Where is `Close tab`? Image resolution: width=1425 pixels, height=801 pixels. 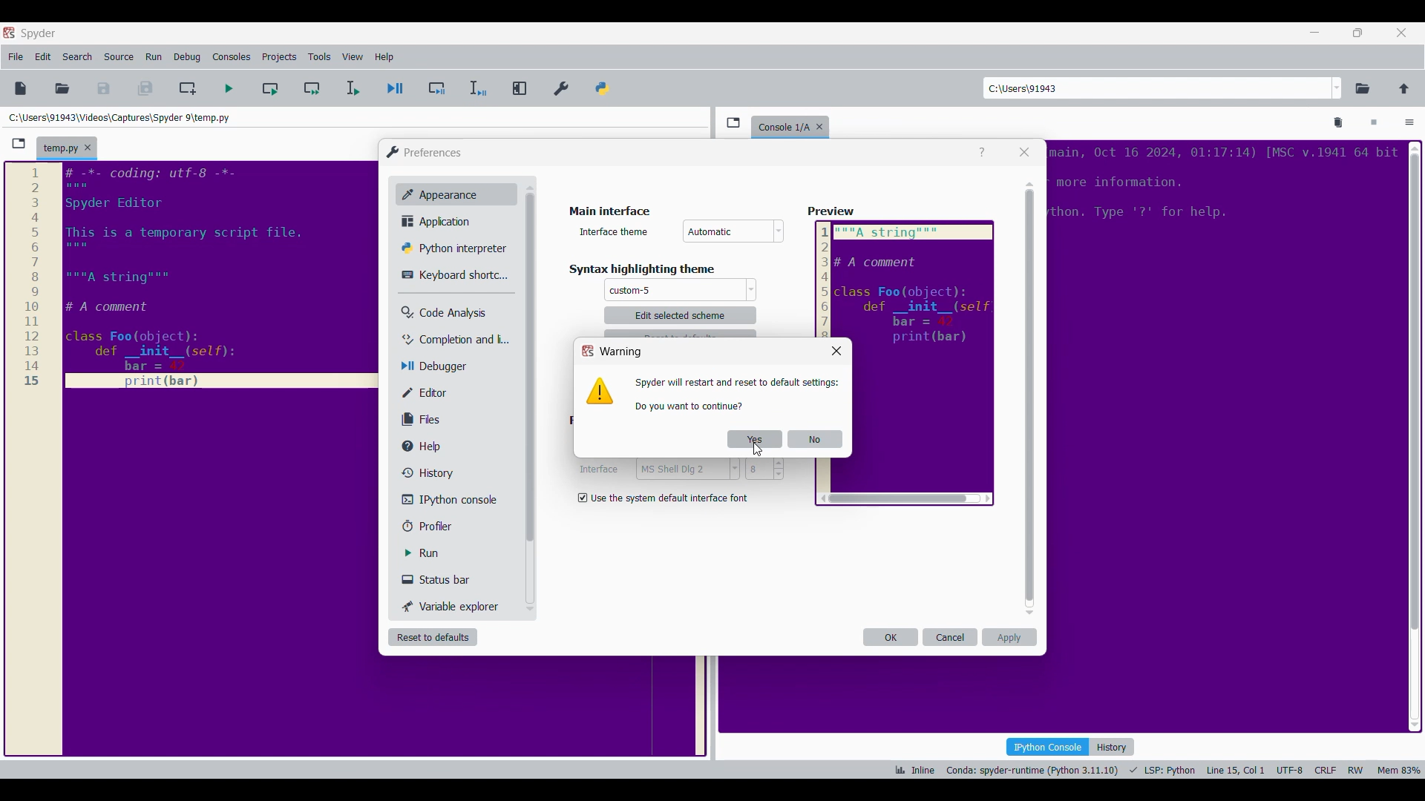
Close tab is located at coordinates (88, 148).